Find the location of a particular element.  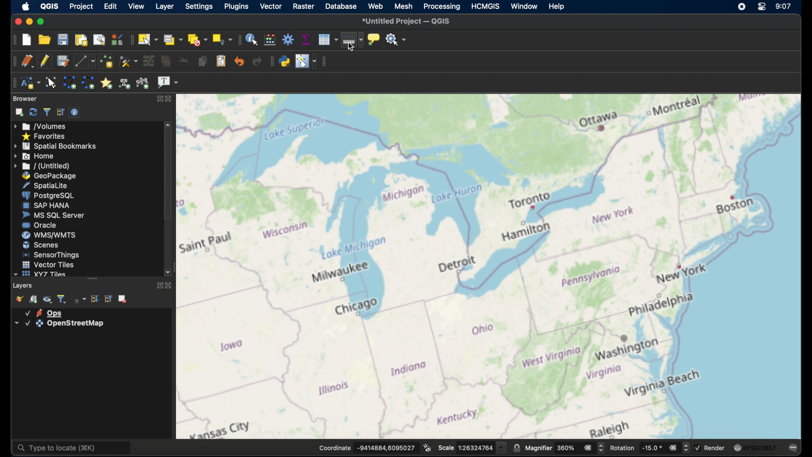

collapse all is located at coordinates (60, 112).